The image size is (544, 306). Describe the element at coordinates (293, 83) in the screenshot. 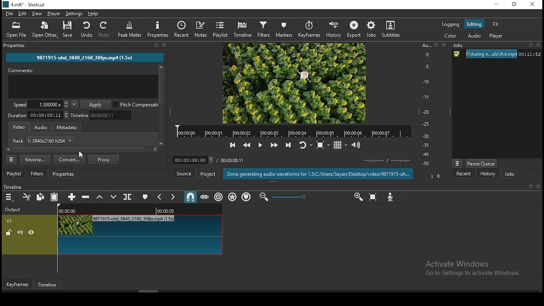

I see `video preview` at that location.